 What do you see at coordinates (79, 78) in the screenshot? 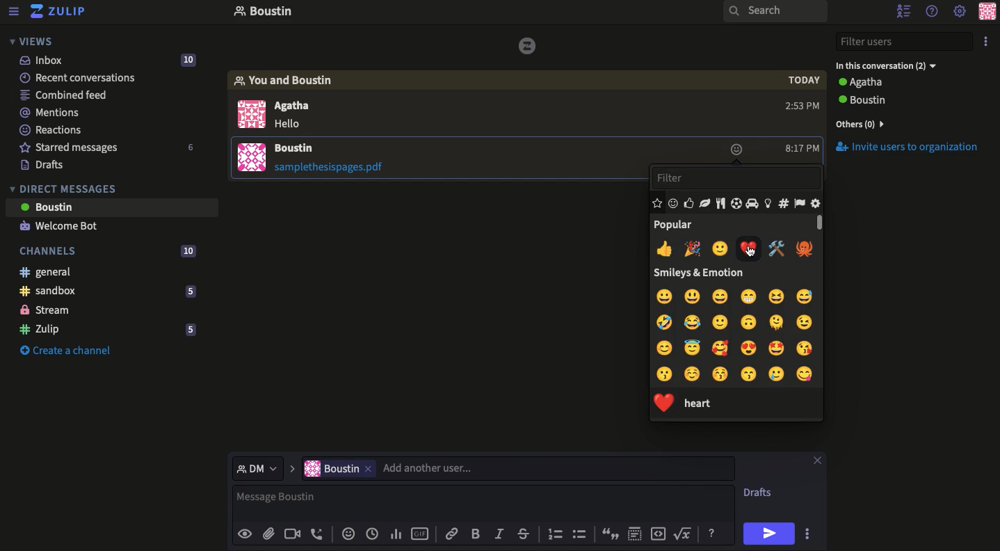
I see `Recent conversations` at bounding box center [79, 78].